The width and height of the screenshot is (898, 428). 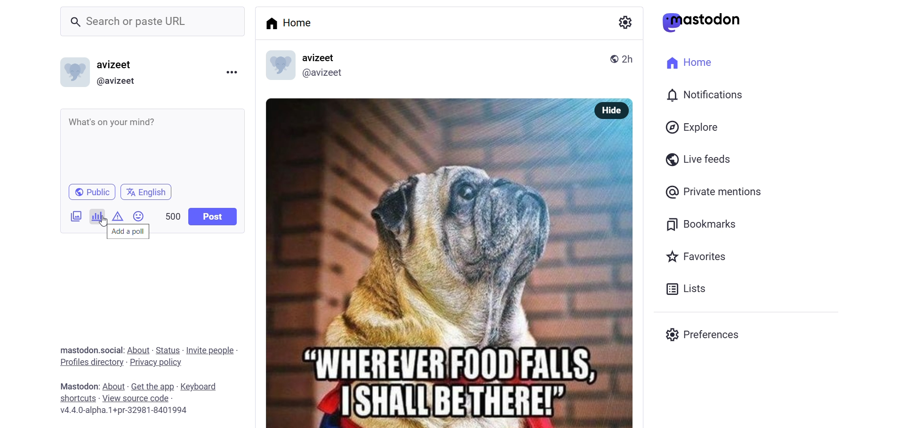 I want to click on more, so click(x=231, y=71).